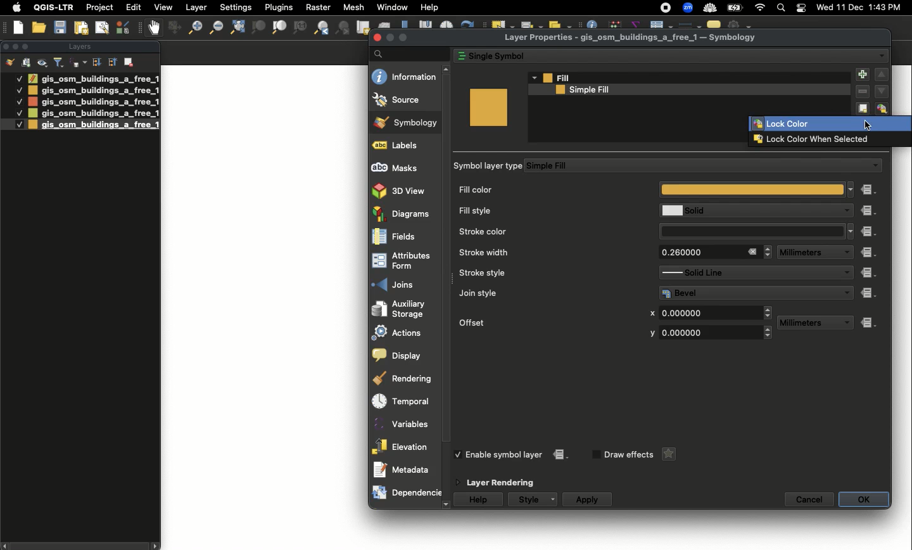  Describe the element at coordinates (744, 272) in the screenshot. I see `Solid Line` at that location.